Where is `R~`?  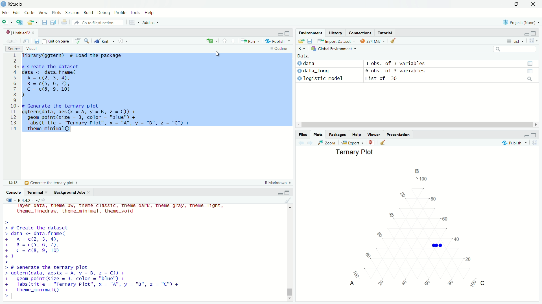 R~ is located at coordinates (301, 48).